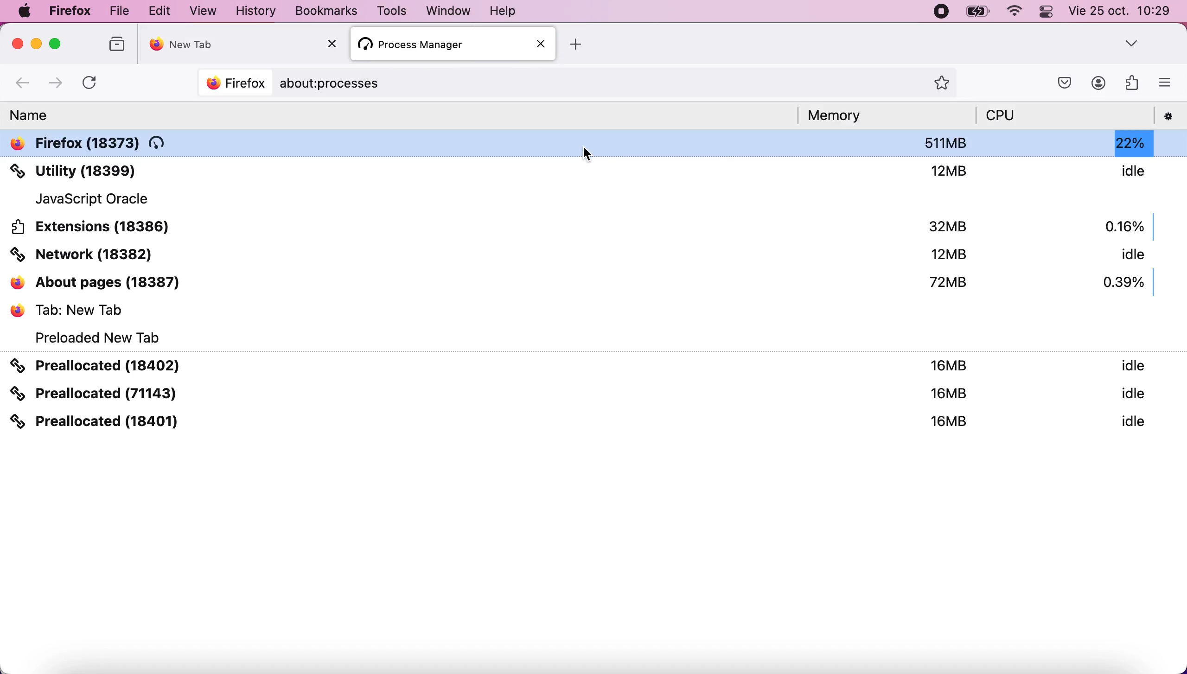 This screenshot has width=1187, height=674. Describe the element at coordinates (391, 11) in the screenshot. I see `Tools` at that location.